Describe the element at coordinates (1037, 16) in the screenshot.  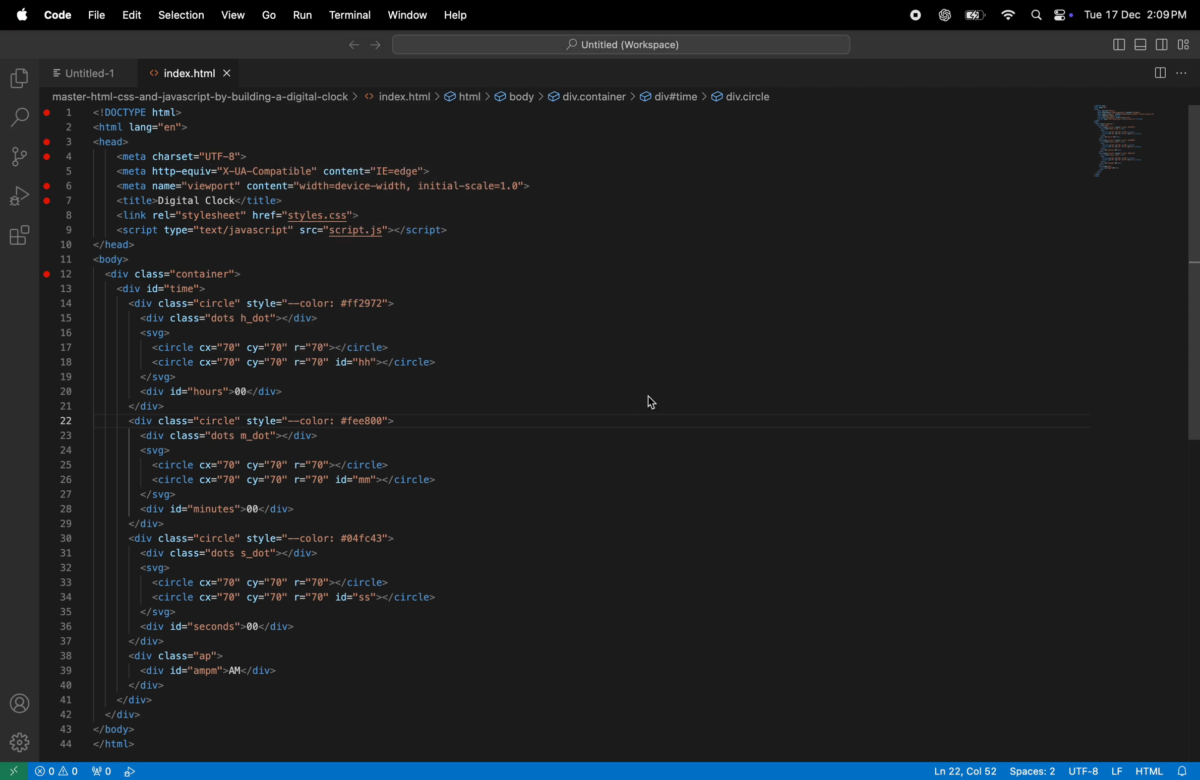
I see `search` at that location.